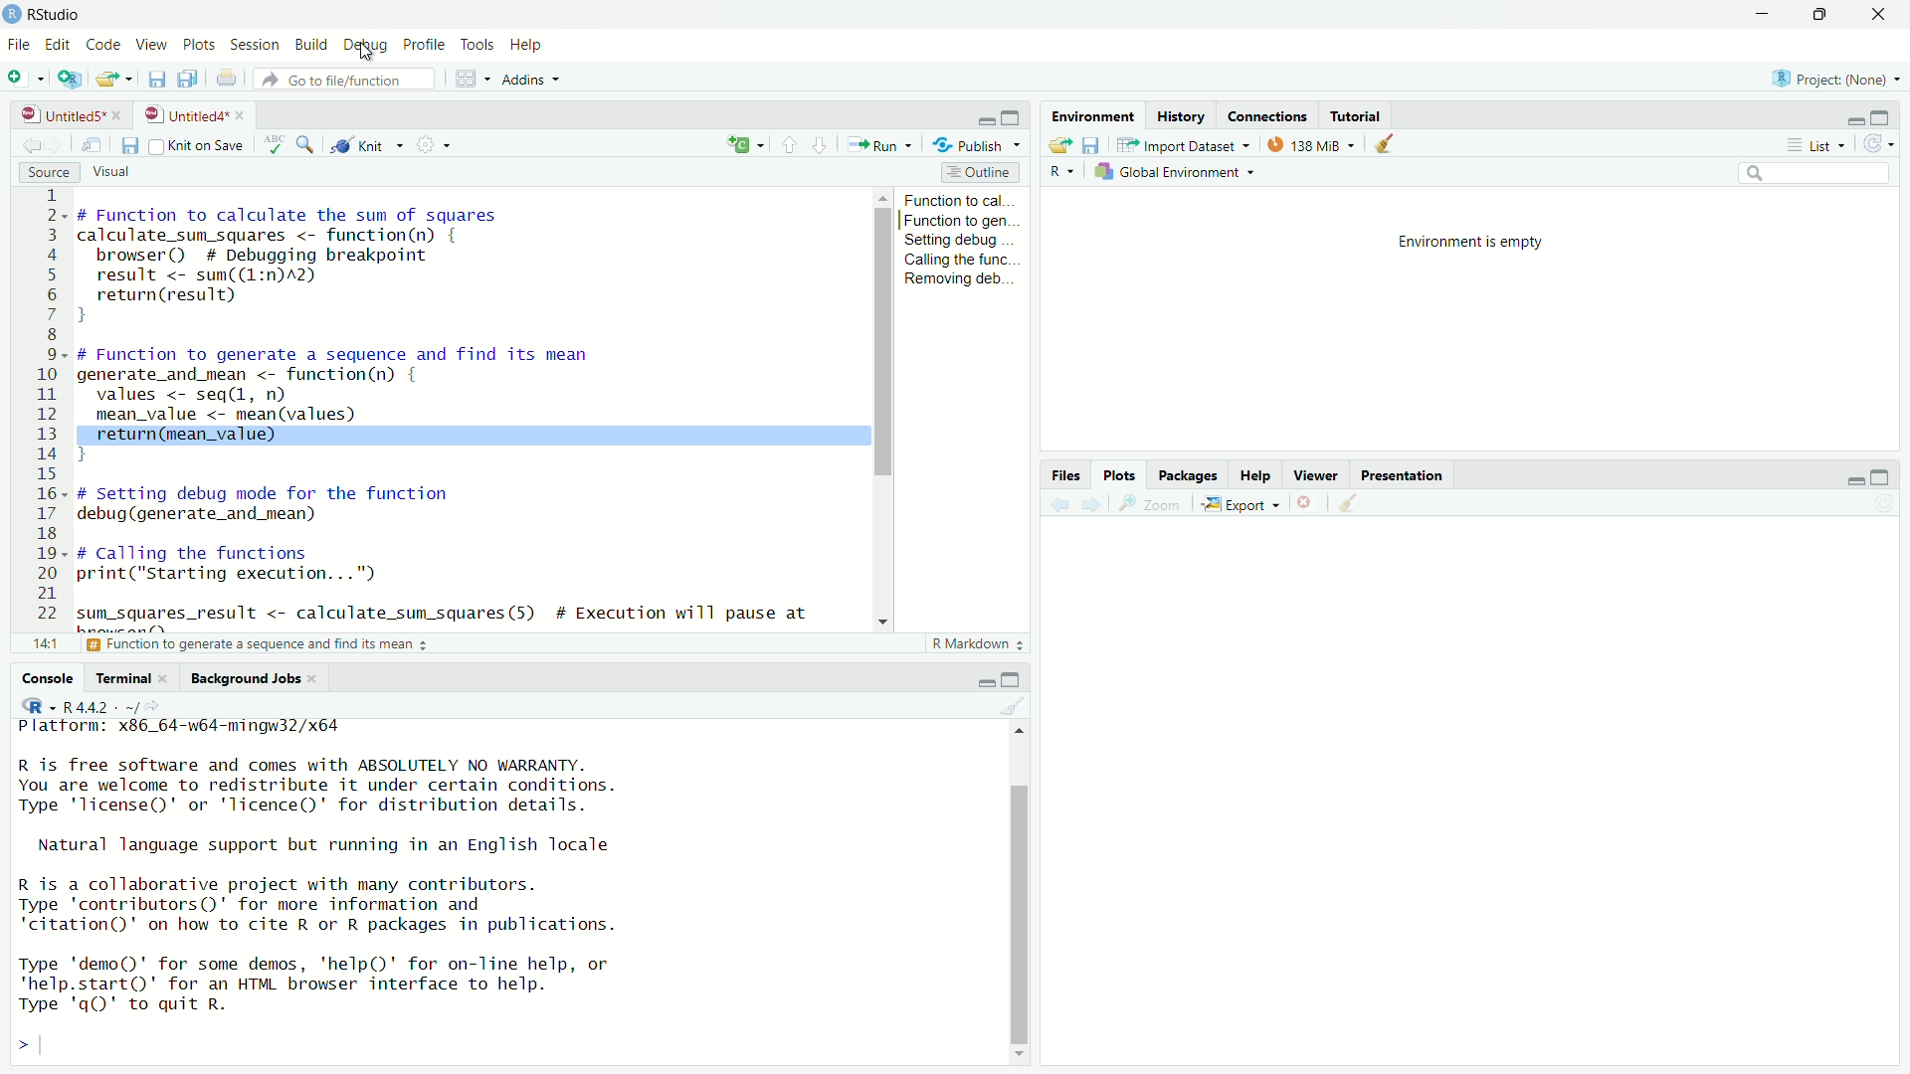  What do you see at coordinates (312, 44) in the screenshot?
I see `build` at bounding box center [312, 44].